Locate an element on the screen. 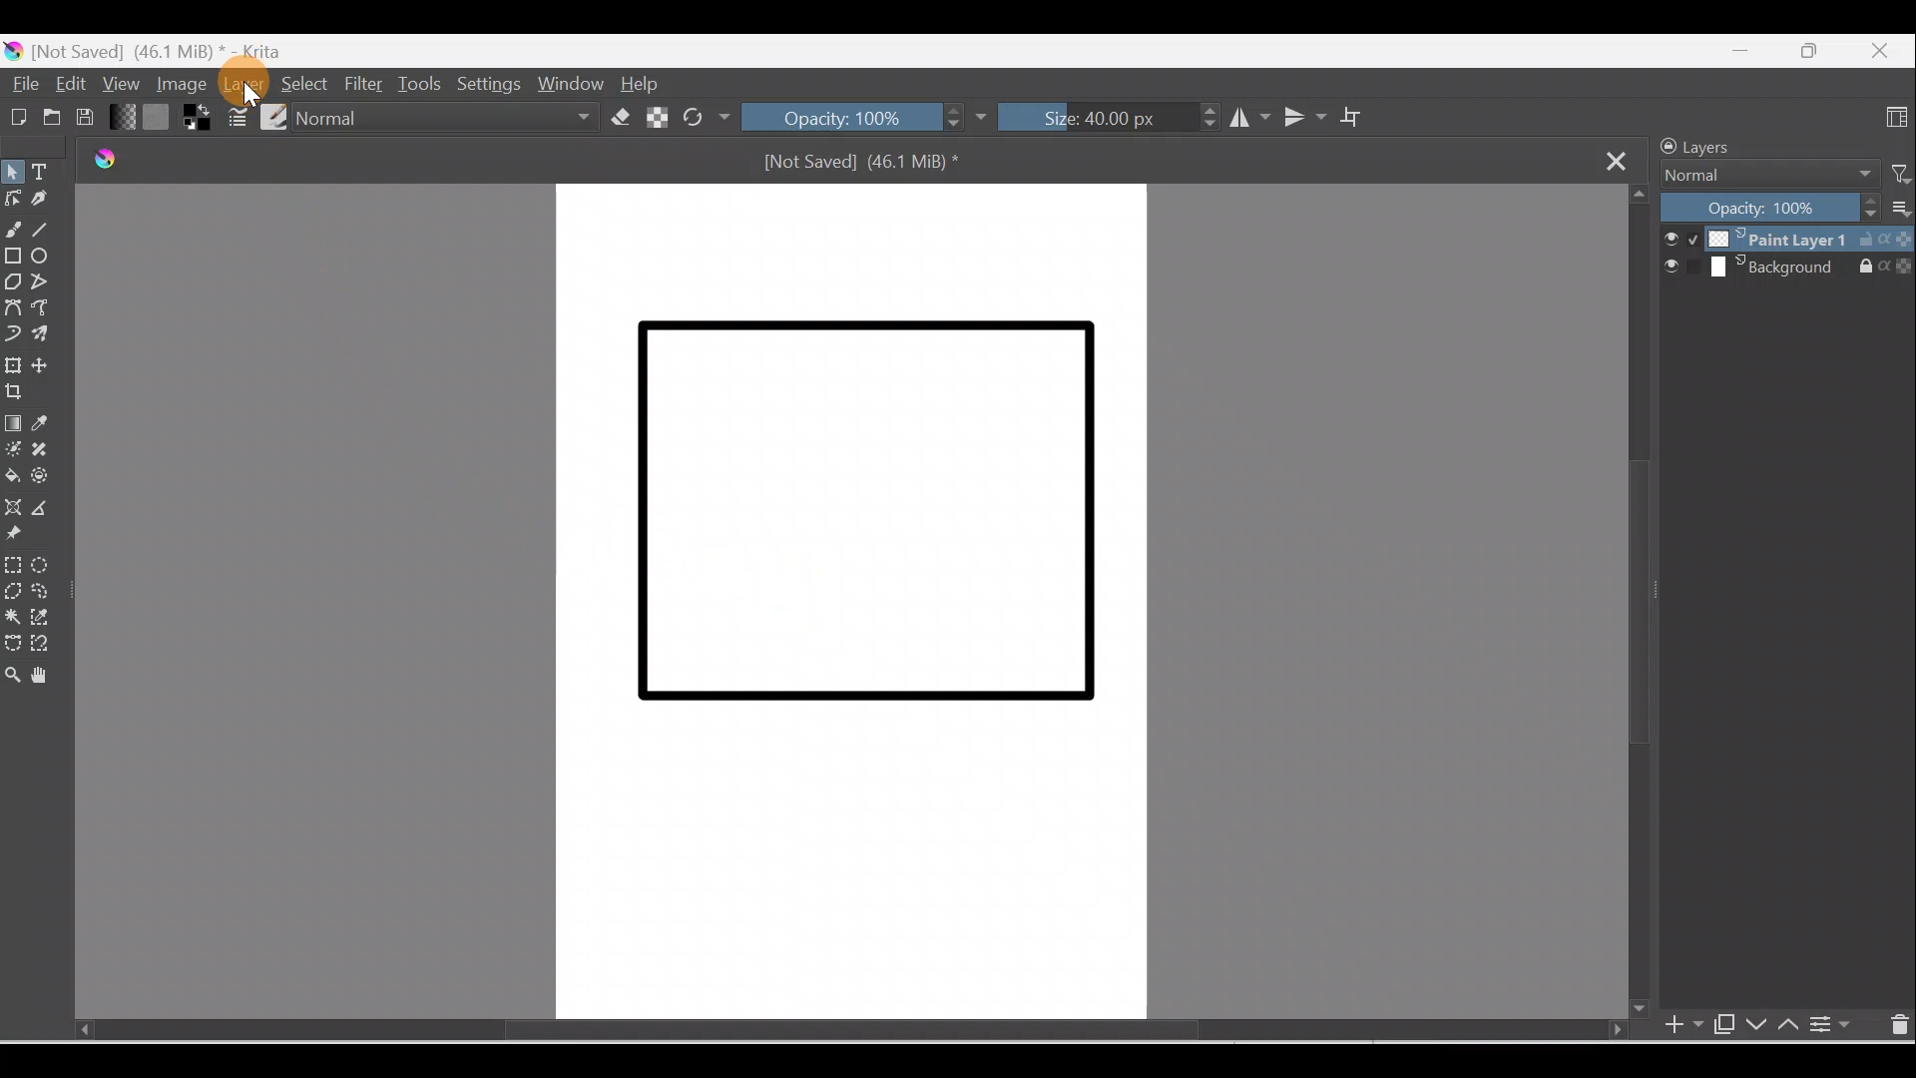  lock/unlock docker is located at coordinates (1665, 147).